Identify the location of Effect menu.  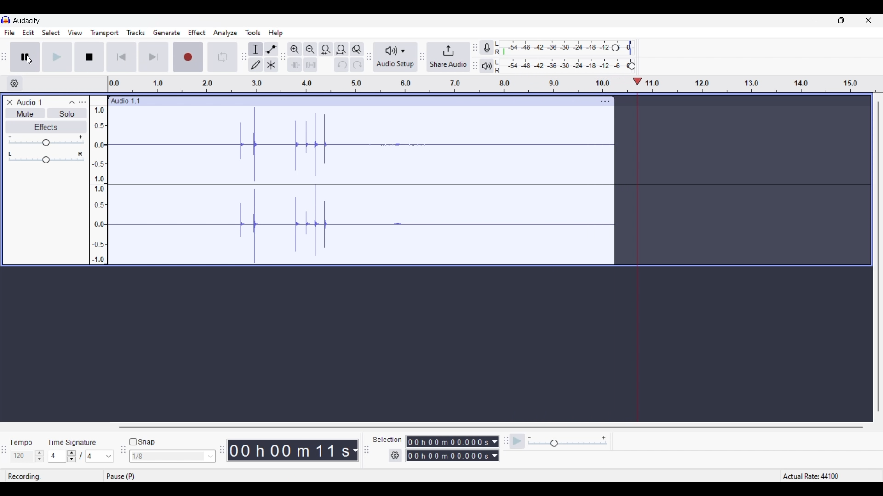
(197, 33).